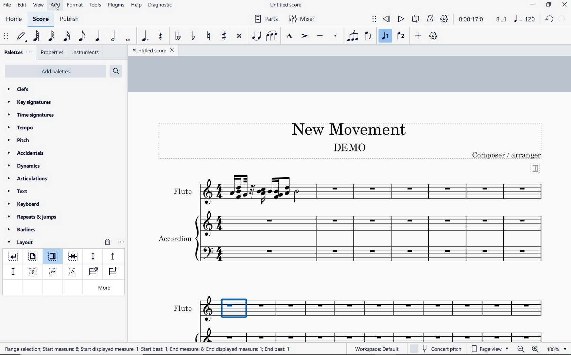 This screenshot has width=571, height=355. Describe the element at coordinates (525, 19) in the screenshot. I see `NOTE` at that location.